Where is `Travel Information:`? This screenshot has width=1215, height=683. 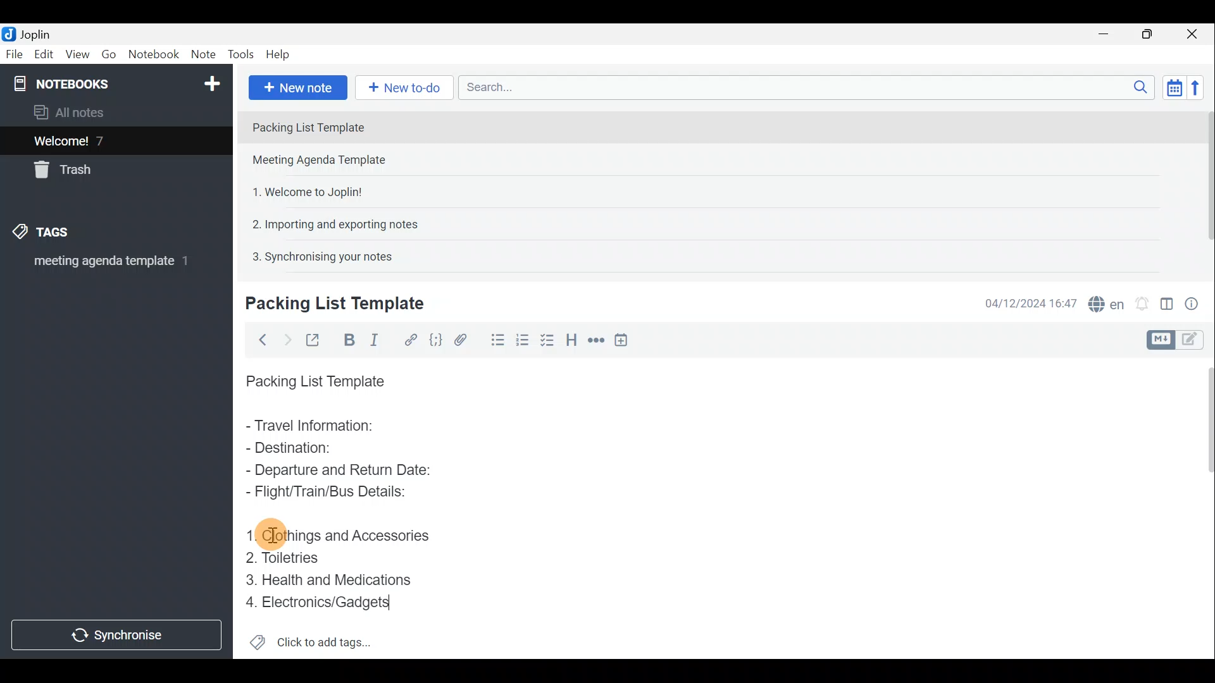
Travel Information: is located at coordinates (321, 427).